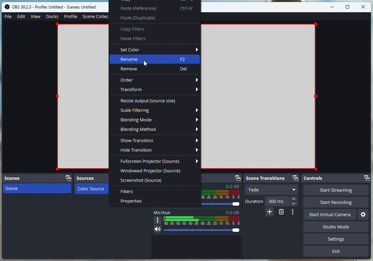 The image size is (373, 261). I want to click on Scene, so click(36, 188).